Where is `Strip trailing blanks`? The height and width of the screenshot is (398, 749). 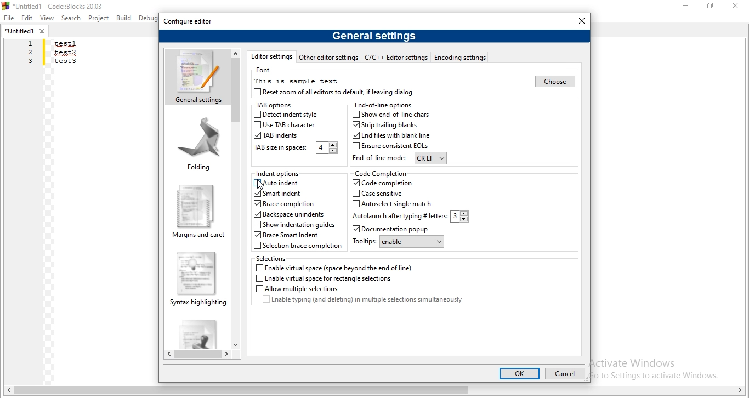
Strip trailing blanks is located at coordinates (384, 125).